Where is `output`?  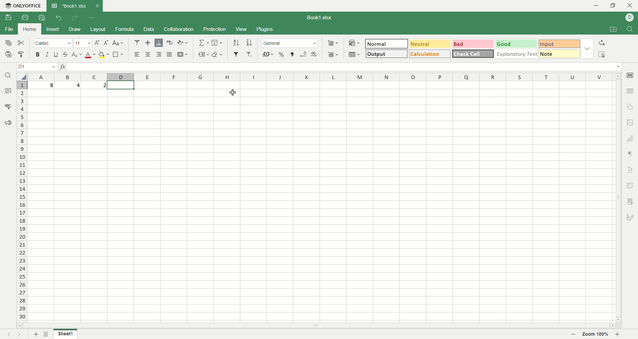 output is located at coordinates (387, 54).